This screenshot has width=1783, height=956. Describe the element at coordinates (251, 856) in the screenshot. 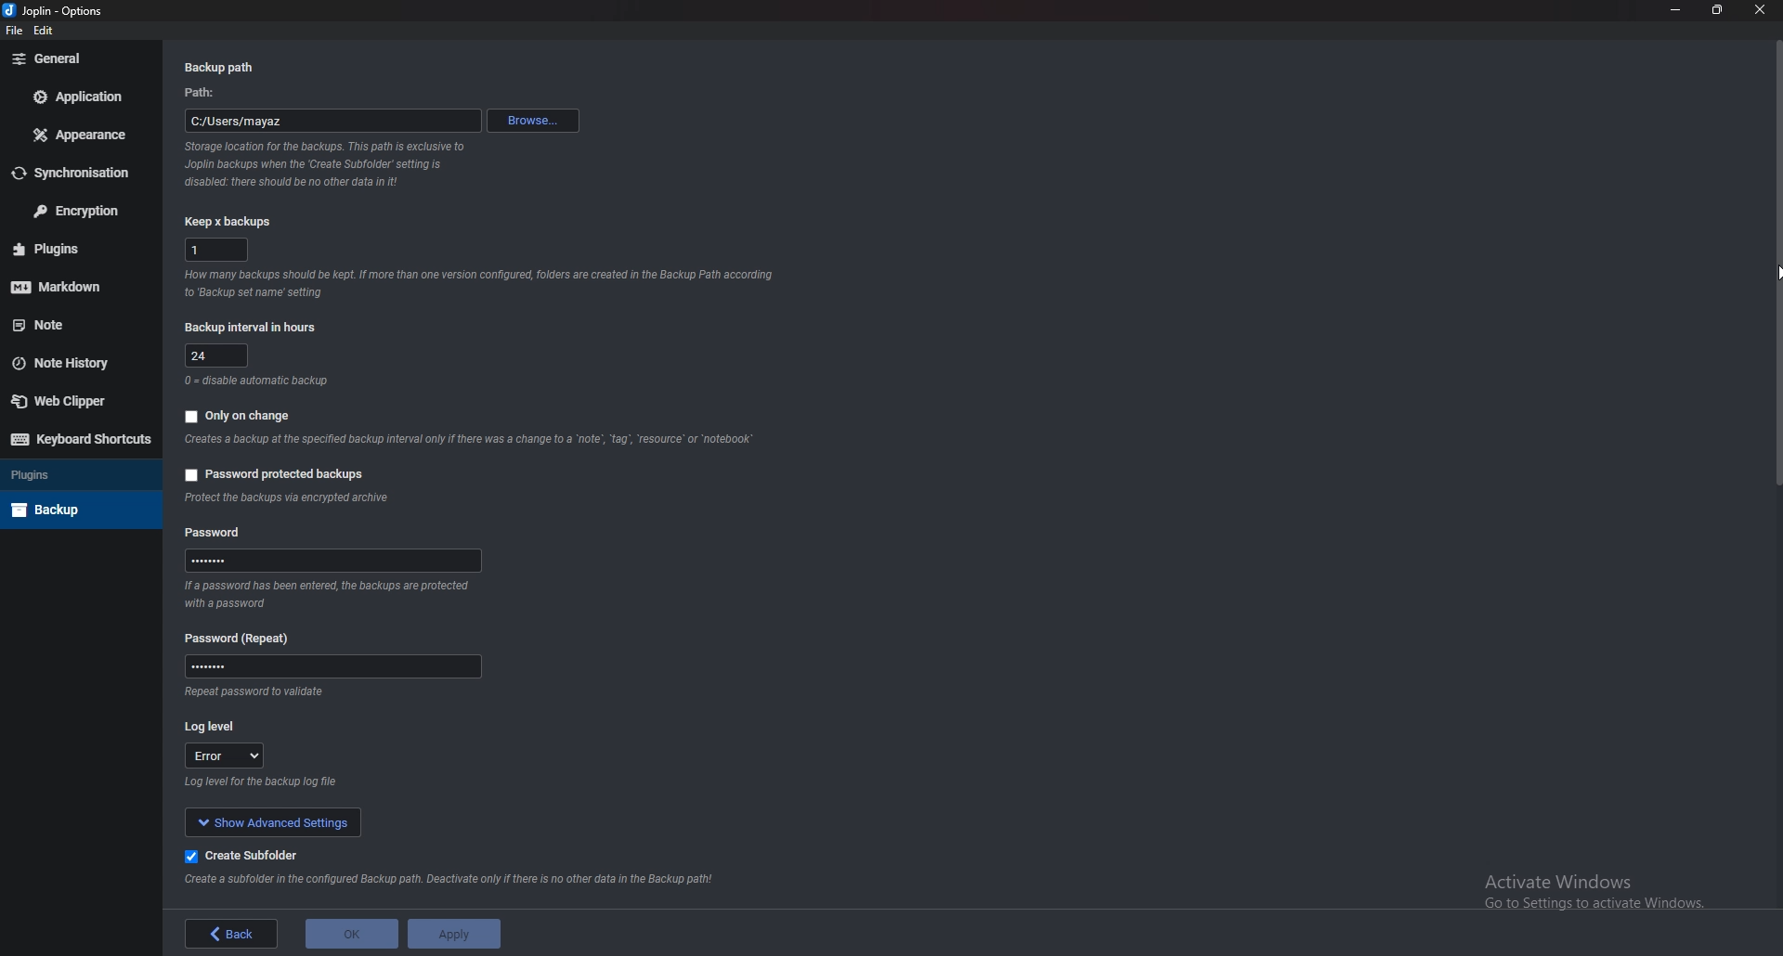

I see `Create subfolder` at that location.